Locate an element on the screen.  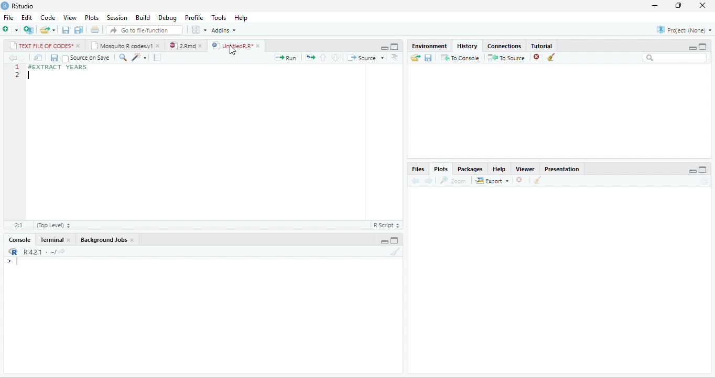
minimize is located at coordinates (655, 6).